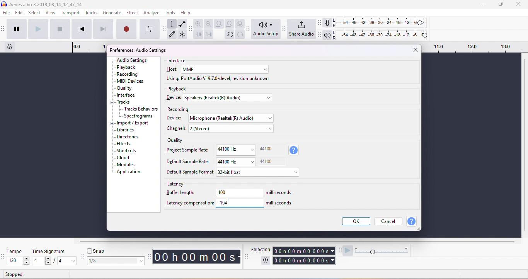 This screenshot has width=528, height=279. What do you see at coordinates (126, 130) in the screenshot?
I see `libraries` at bounding box center [126, 130].